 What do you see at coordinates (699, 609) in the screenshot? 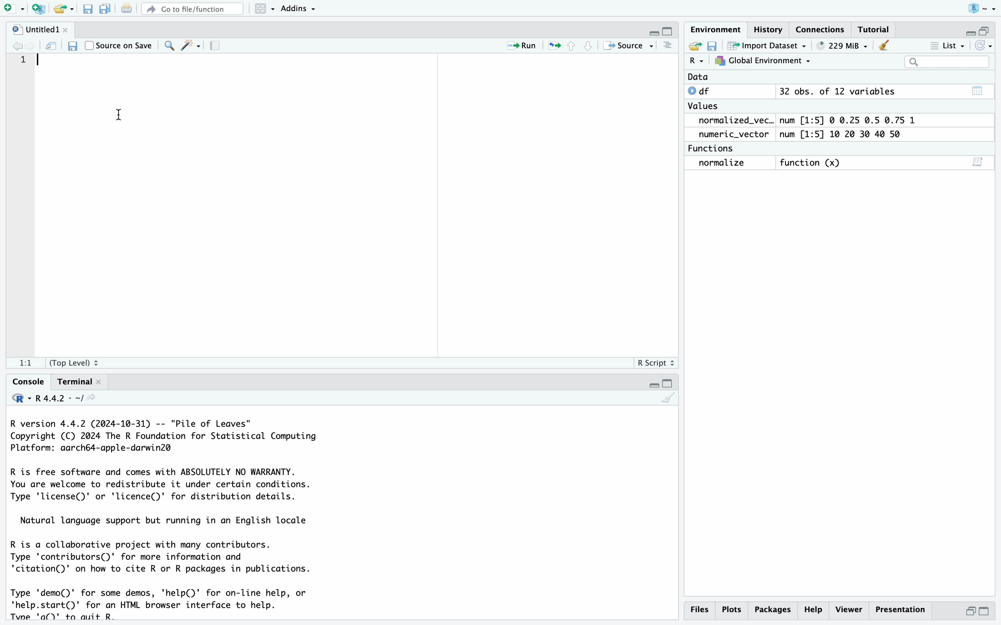
I see `Files` at bounding box center [699, 609].